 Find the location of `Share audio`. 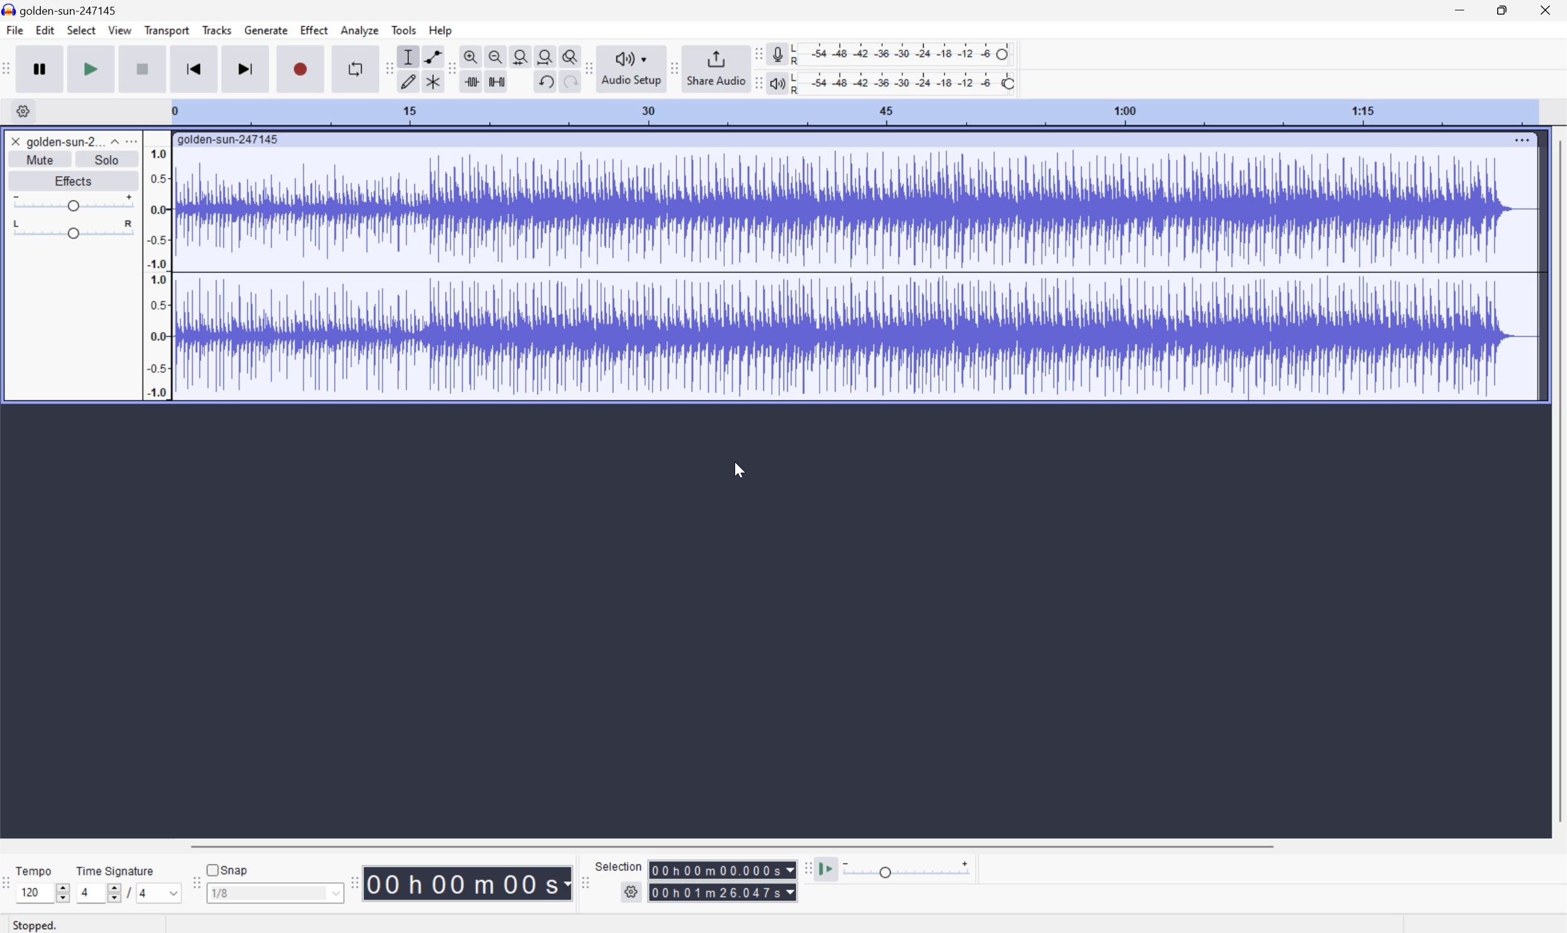

Share audio is located at coordinates (716, 69).